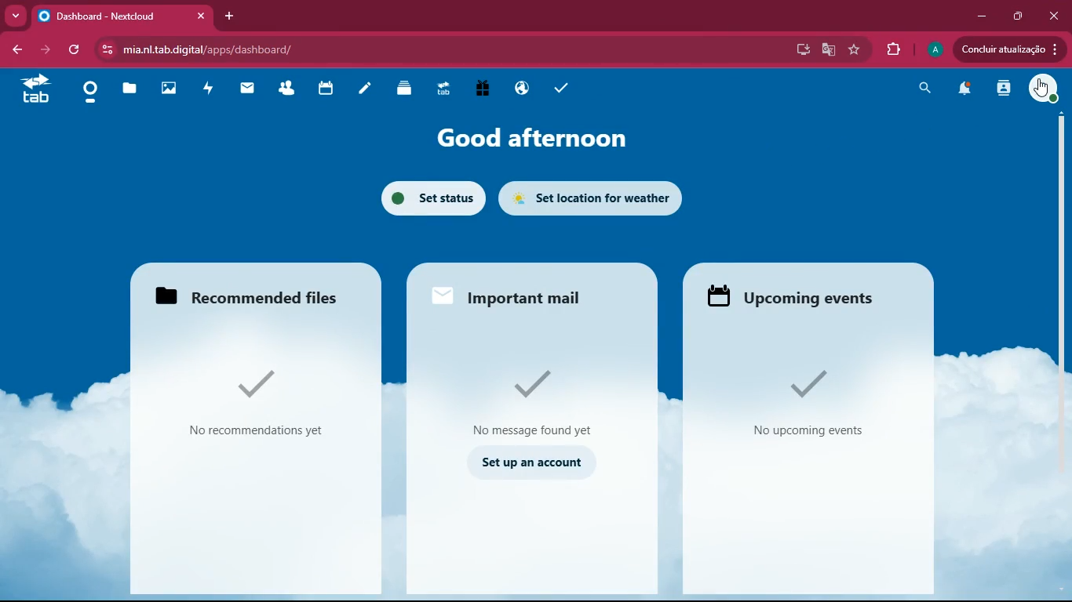 Image resolution: width=1072 pixels, height=602 pixels. Describe the element at coordinates (203, 17) in the screenshot. I see `close tab` at that location.